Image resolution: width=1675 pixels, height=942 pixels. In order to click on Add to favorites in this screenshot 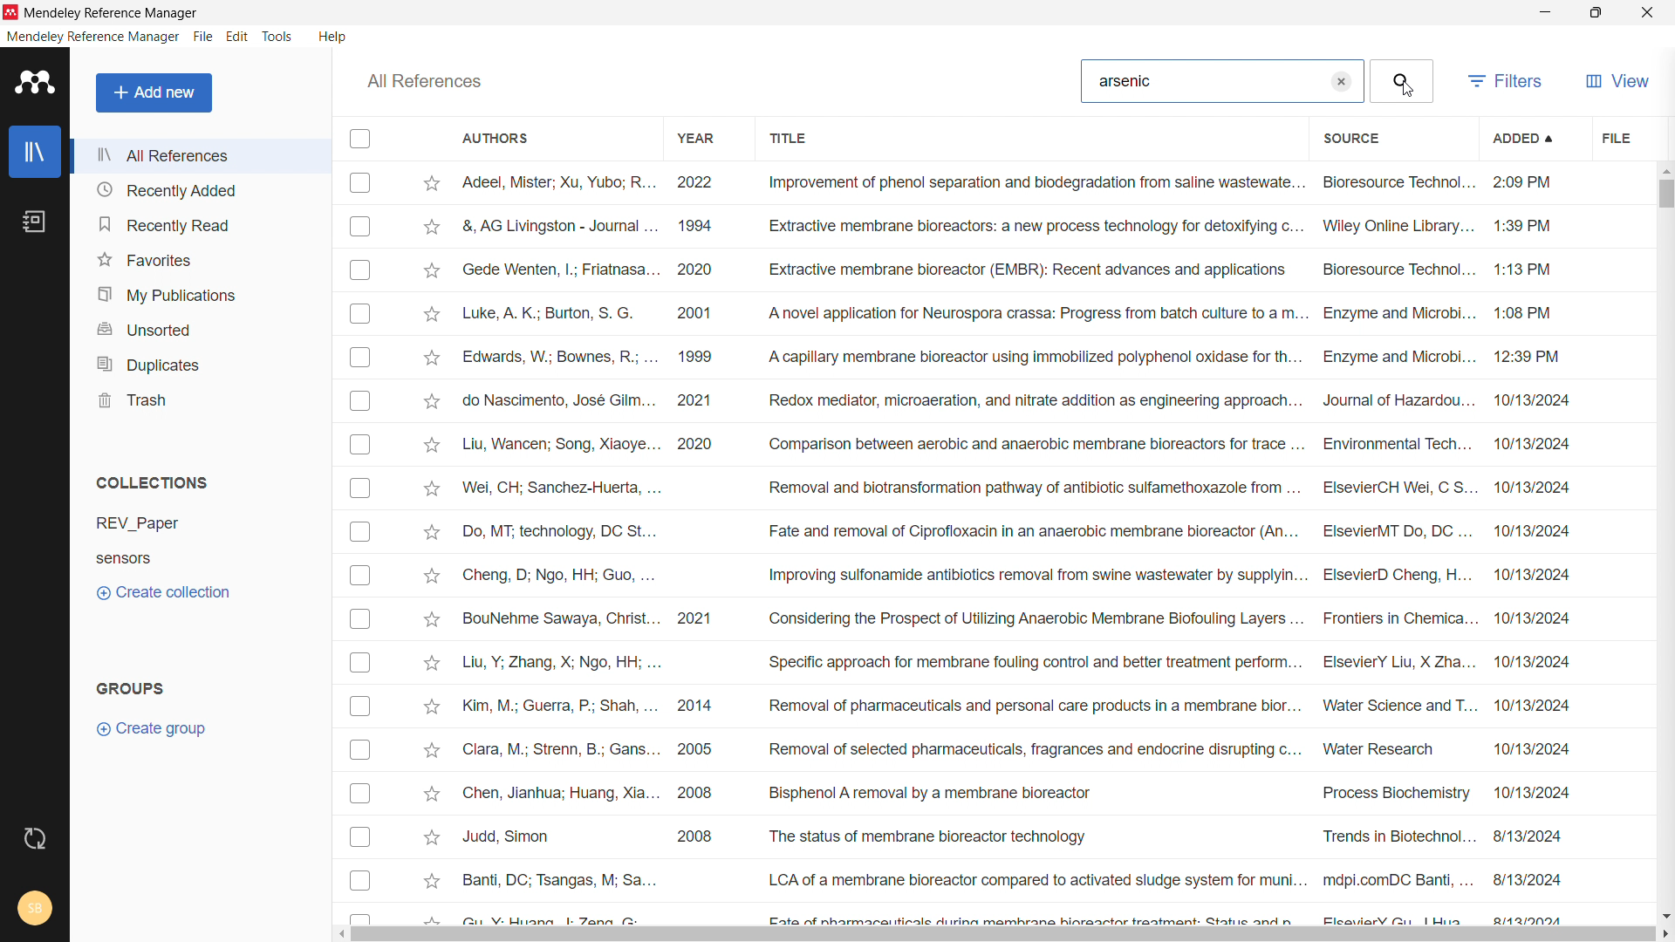, I will do `click(431, 703)`.